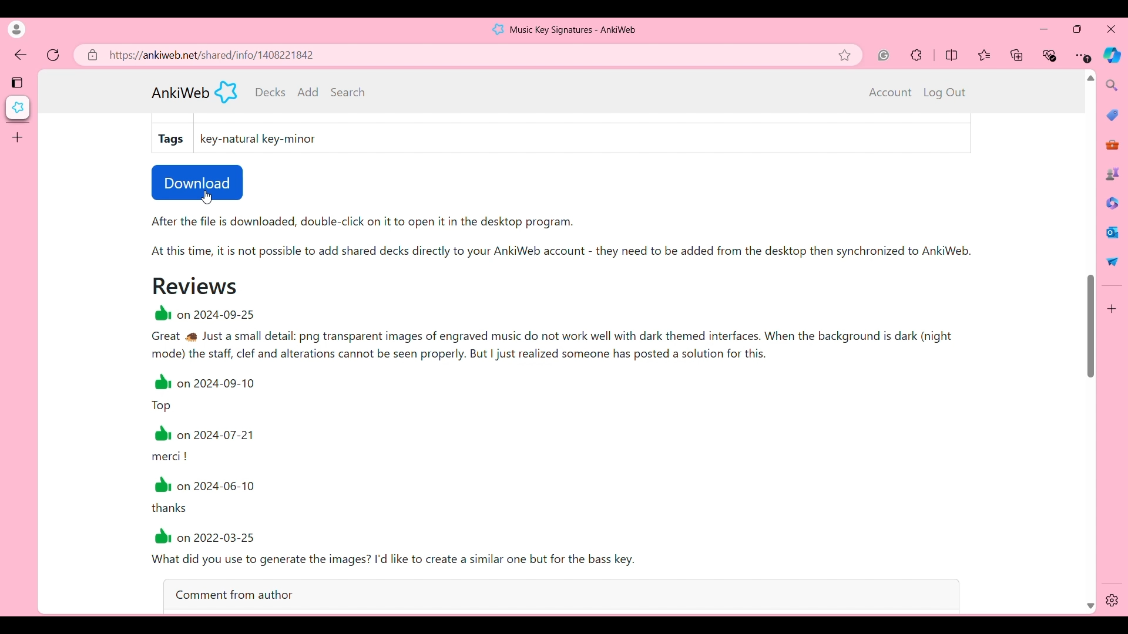 The image size is (1128, 634). I want to click on Settings, so click(1112, 601).